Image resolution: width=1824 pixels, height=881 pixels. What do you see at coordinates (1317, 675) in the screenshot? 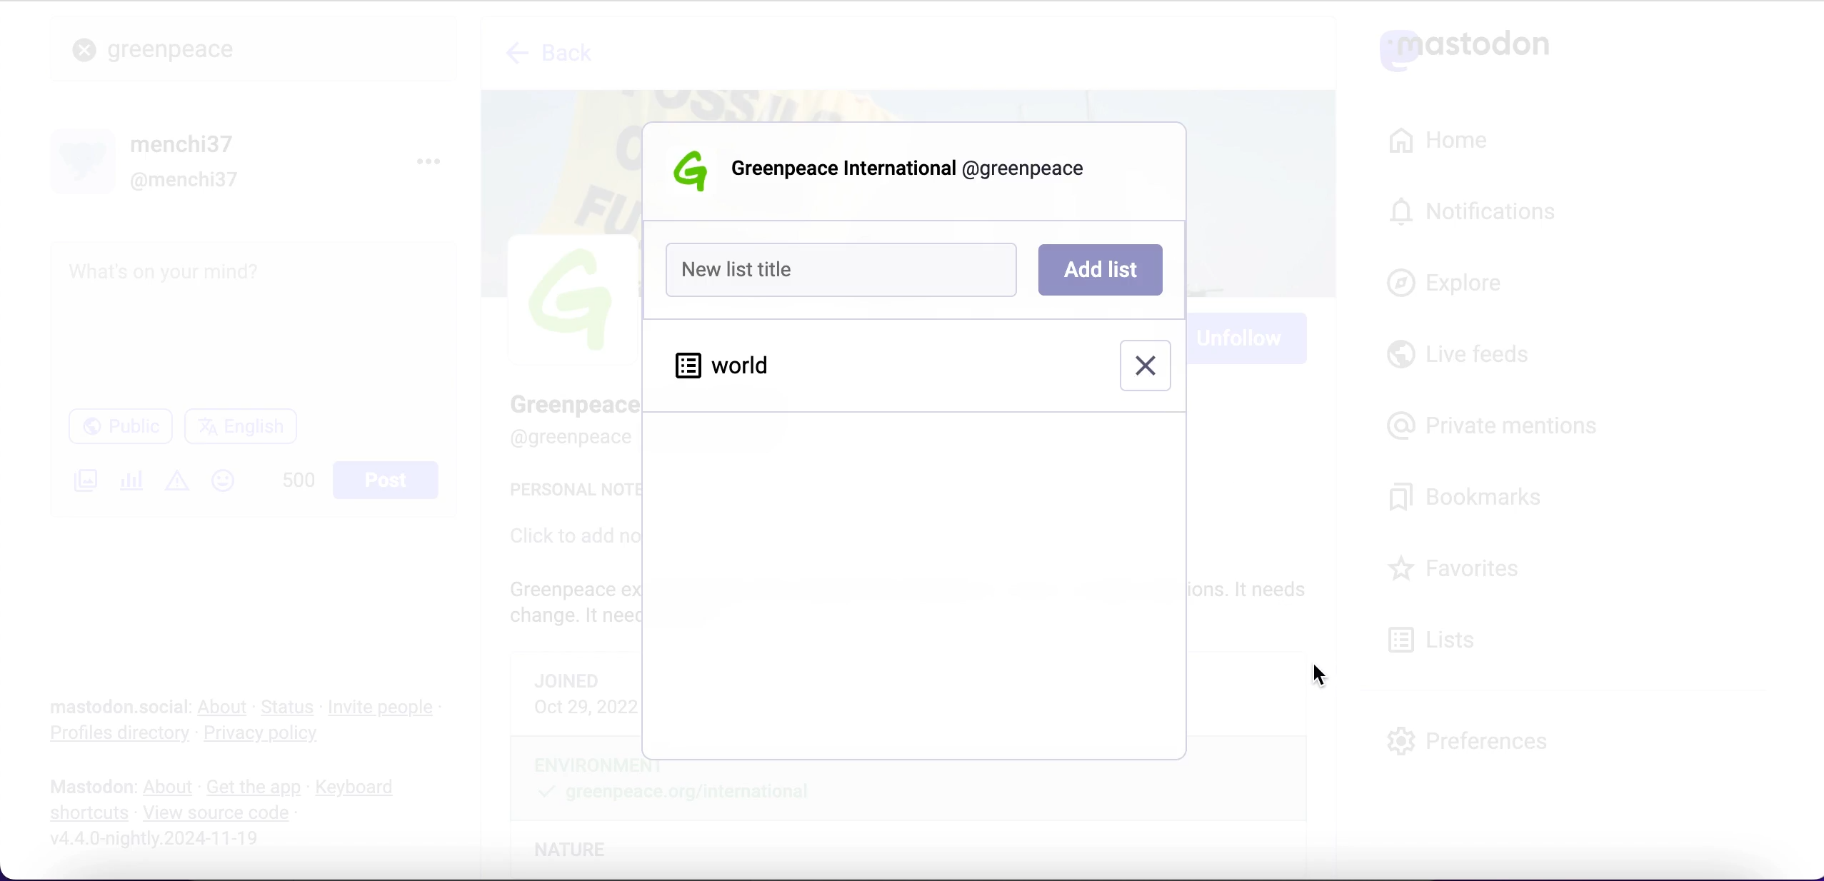
I see `cursor` at bounding box center [1317, 675].